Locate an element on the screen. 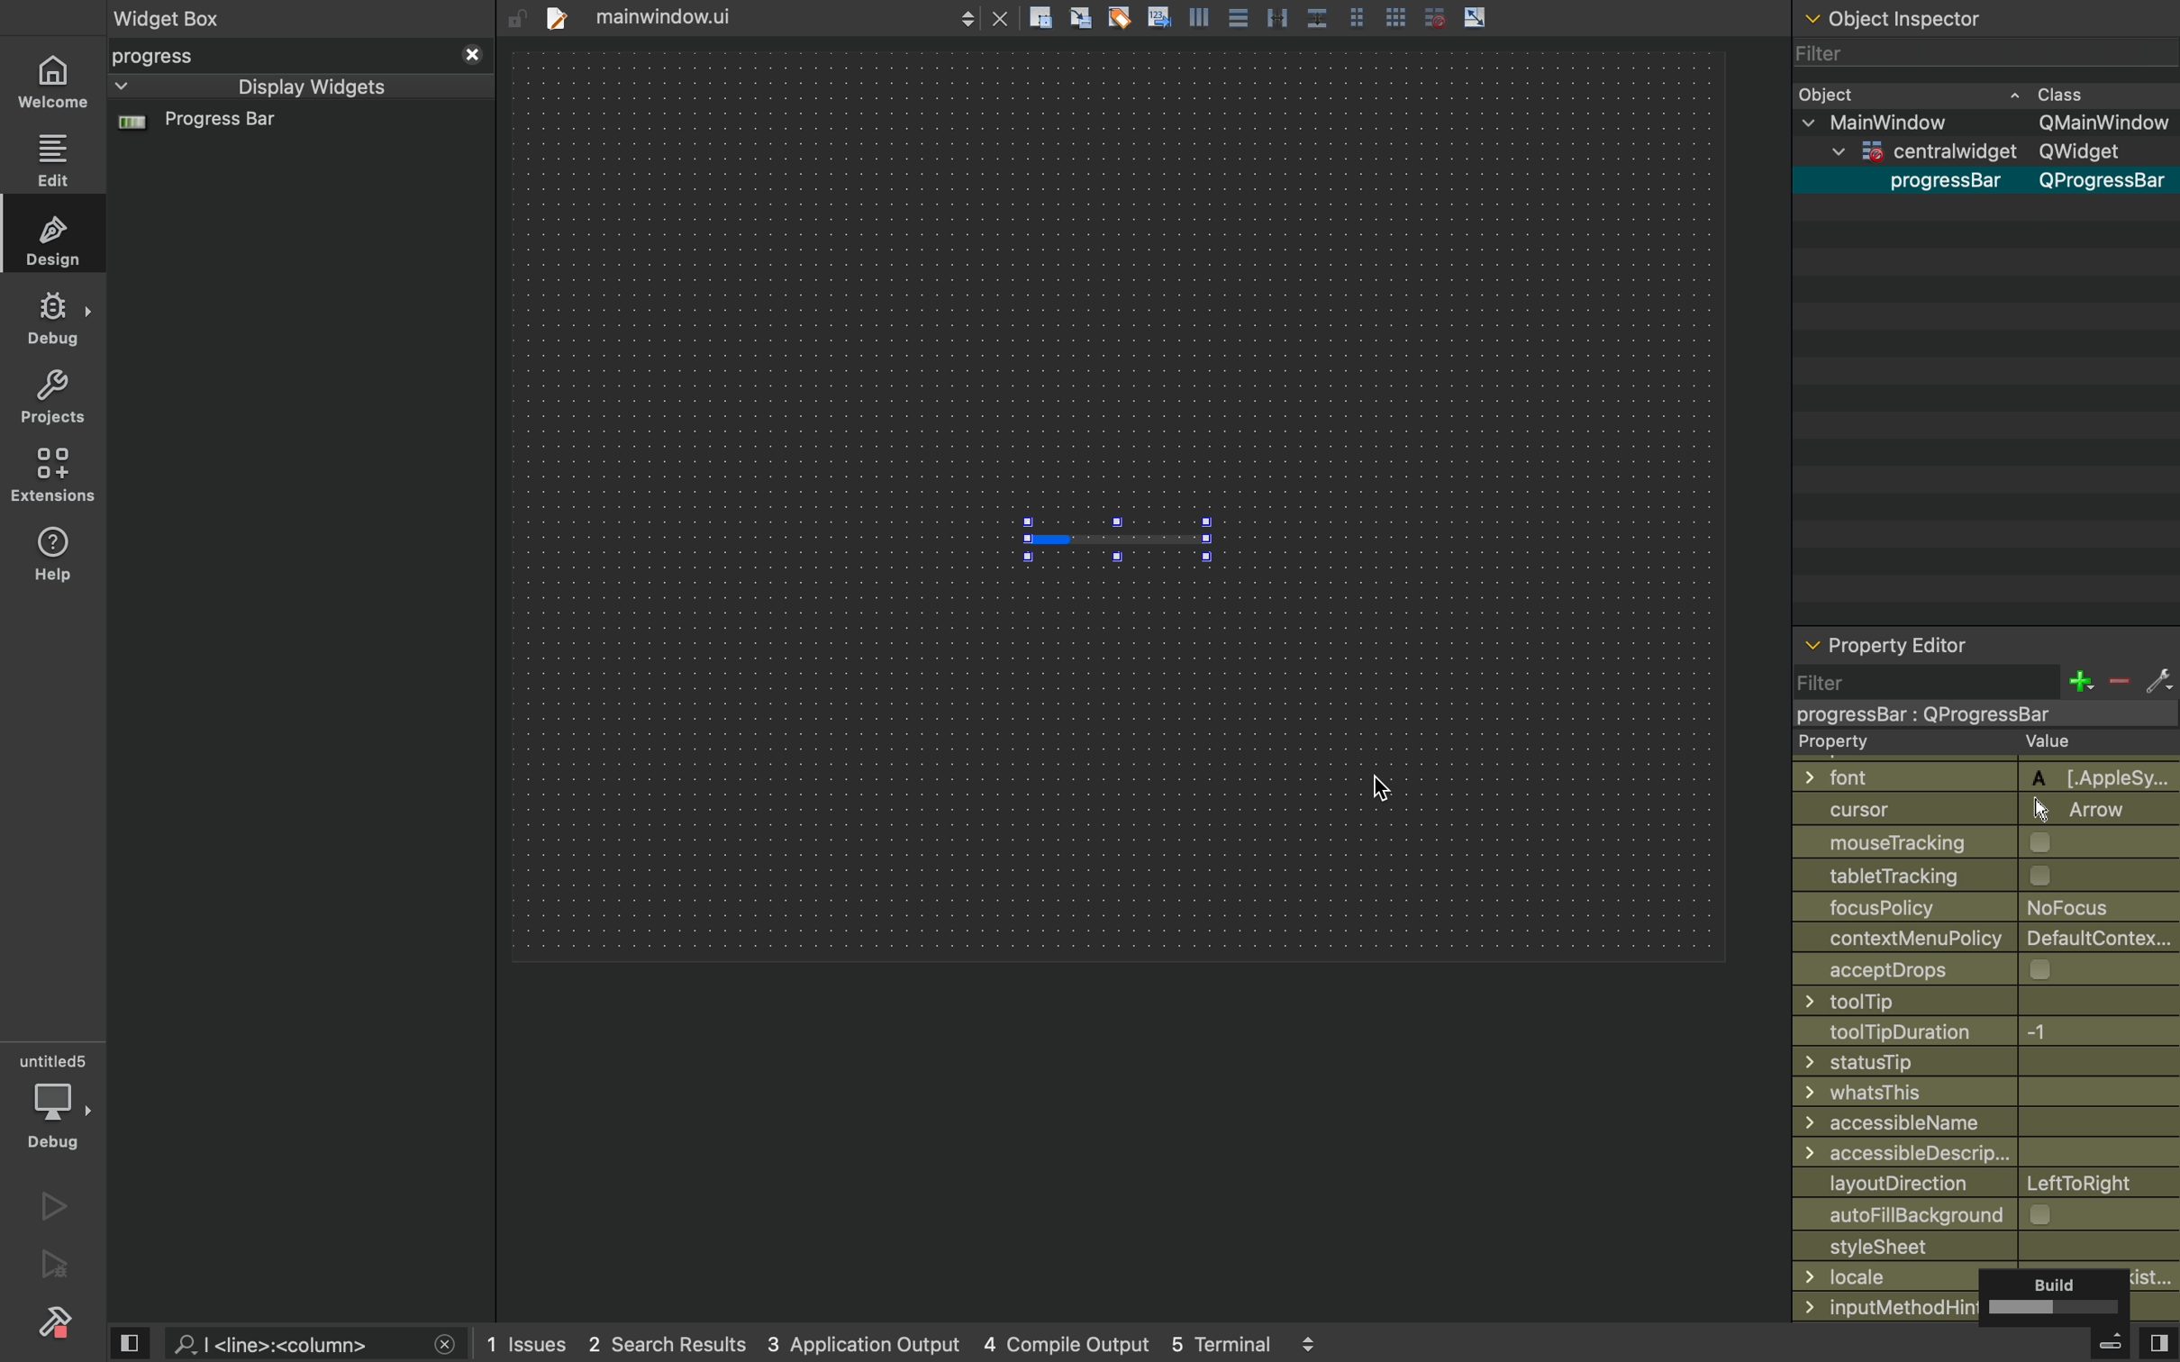 The image size is (2180, 1362). autofillbackground is located at coordinates (1991, 1214).